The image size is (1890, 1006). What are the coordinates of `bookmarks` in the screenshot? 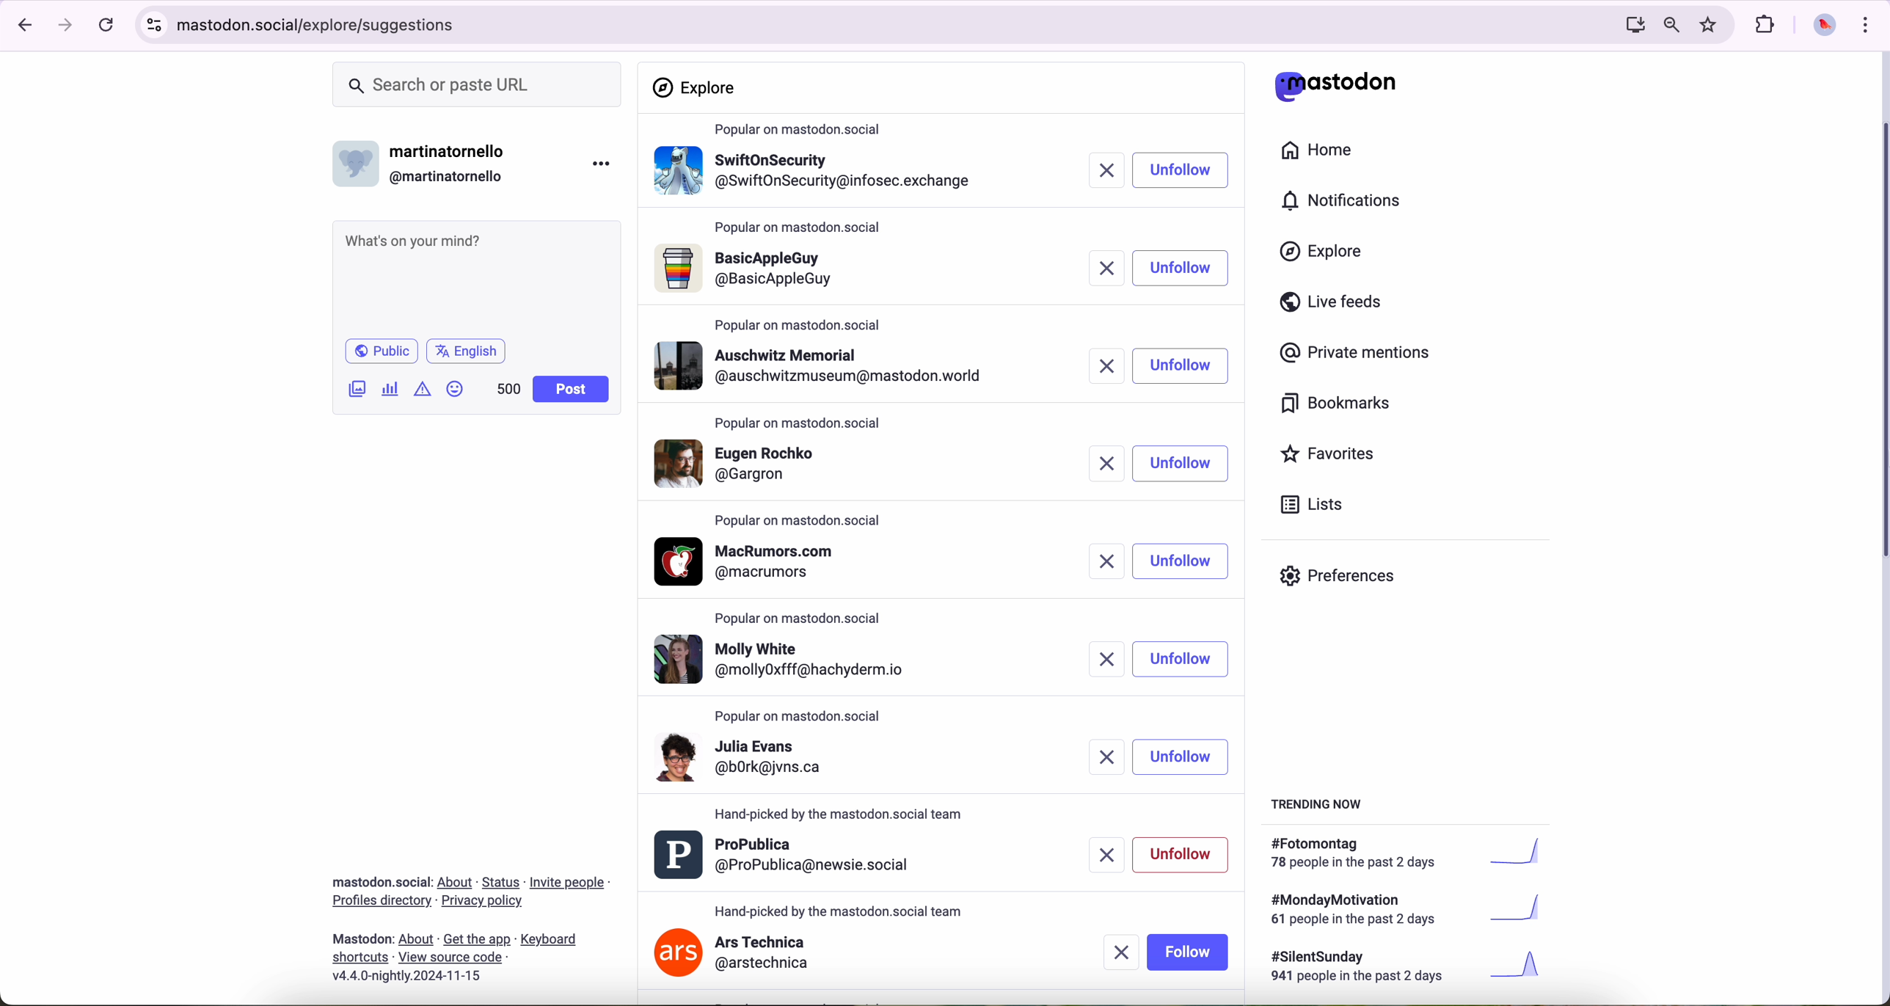 It's located at (1336, 406).